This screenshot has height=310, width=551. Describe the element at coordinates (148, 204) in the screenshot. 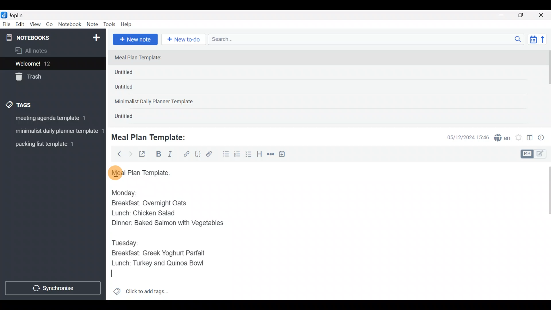

I see `Breakfast: Overnight Oats` at that location.